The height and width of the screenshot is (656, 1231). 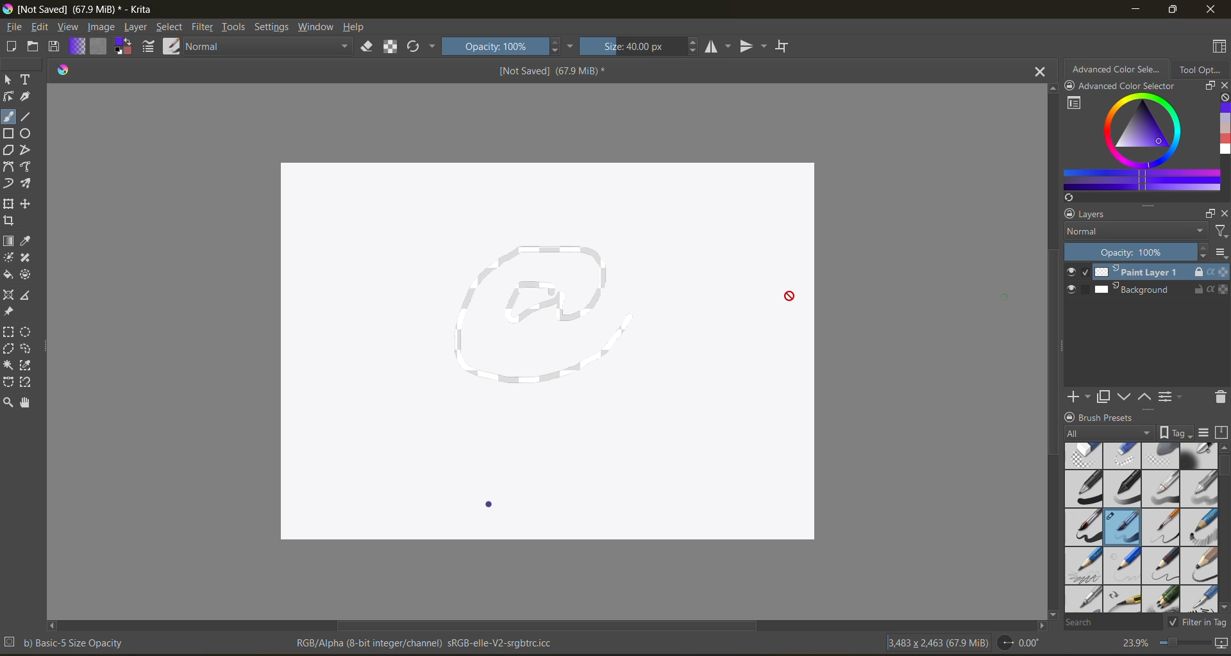 What do you see at coordinates (1053, 89) in the screenshot?
I see `scroll up` at bounding box center [1053, 89].